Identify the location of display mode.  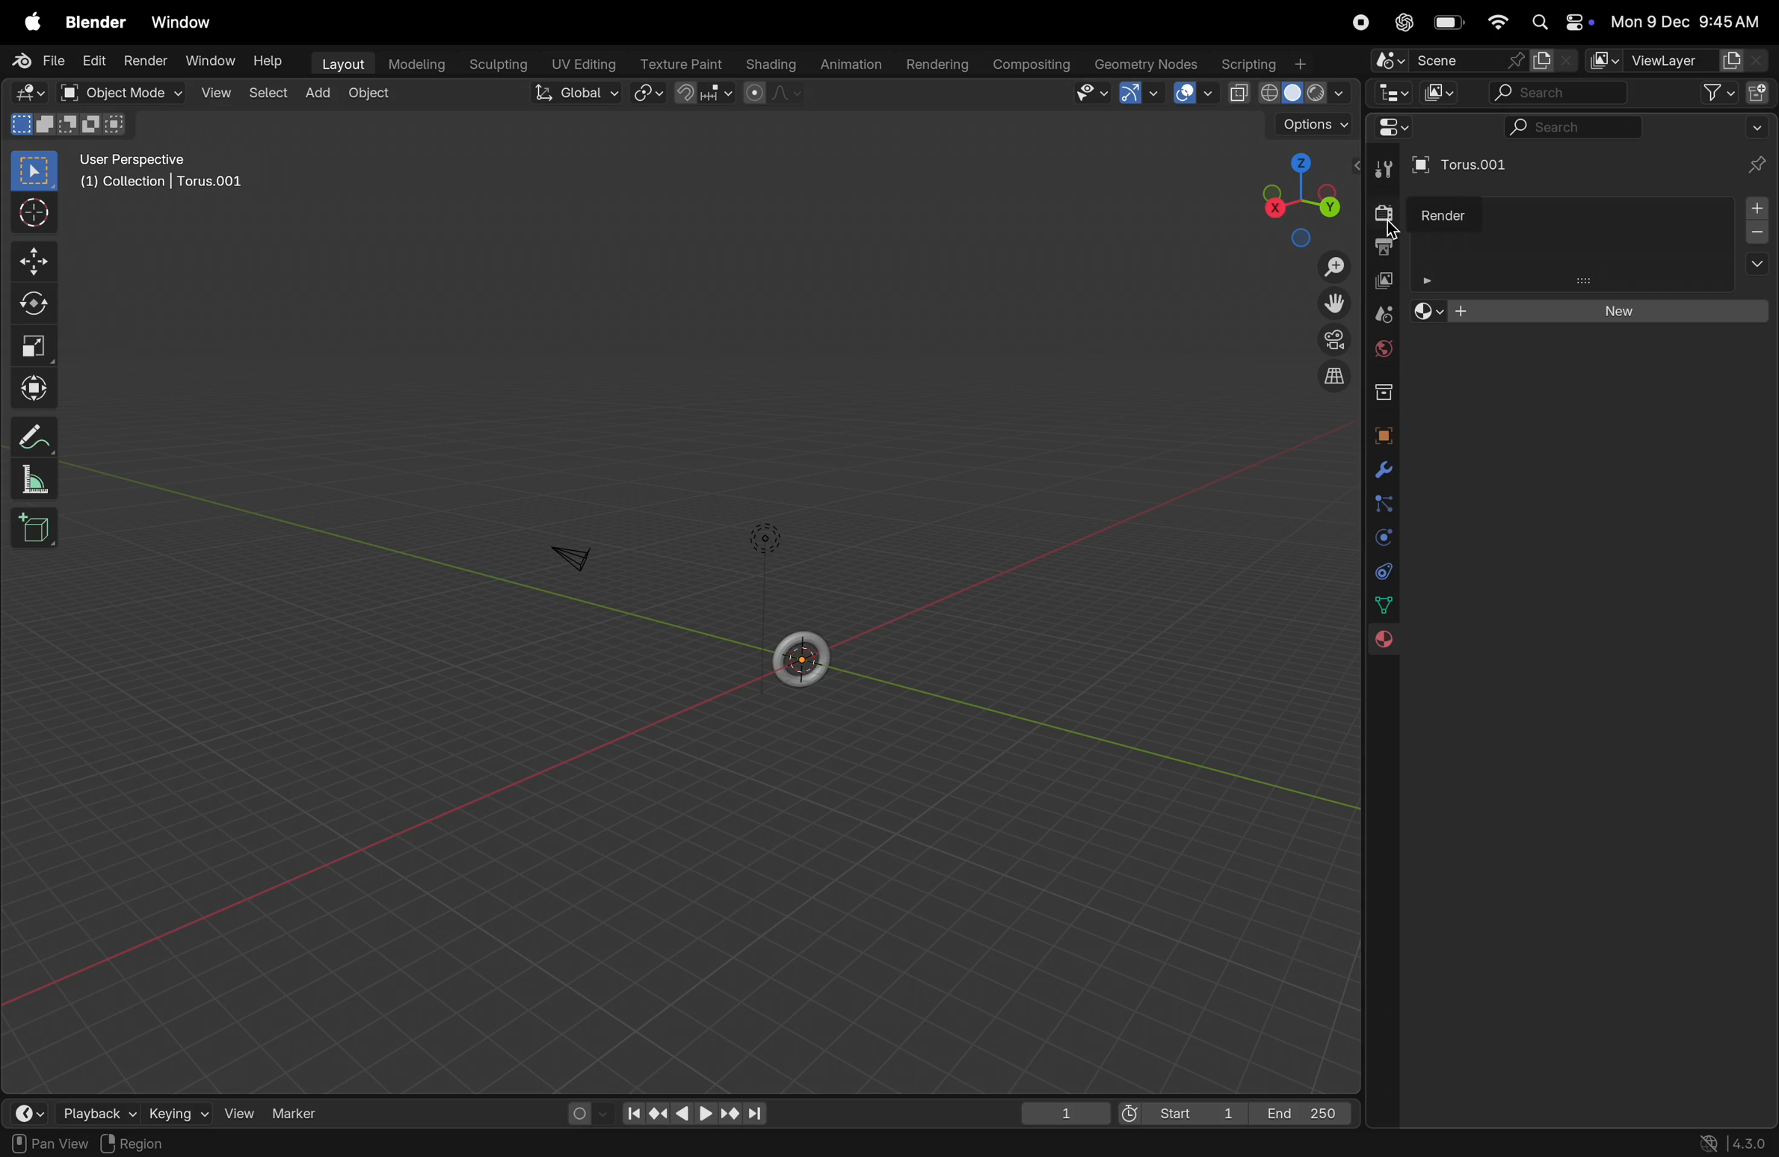
(1437, 95).